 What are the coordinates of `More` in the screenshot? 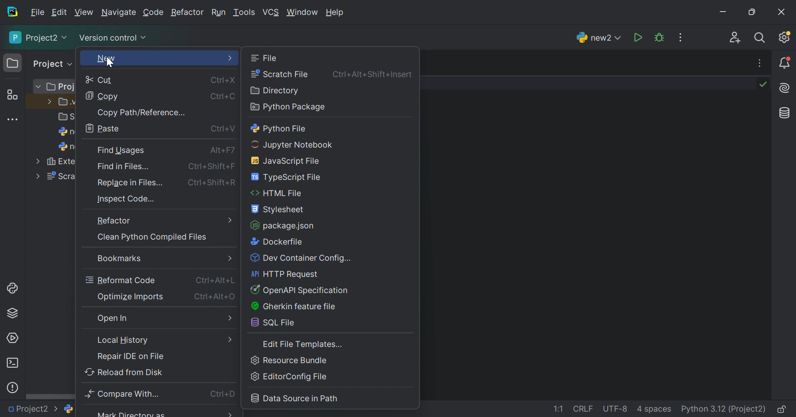 It's located at (37, 85).